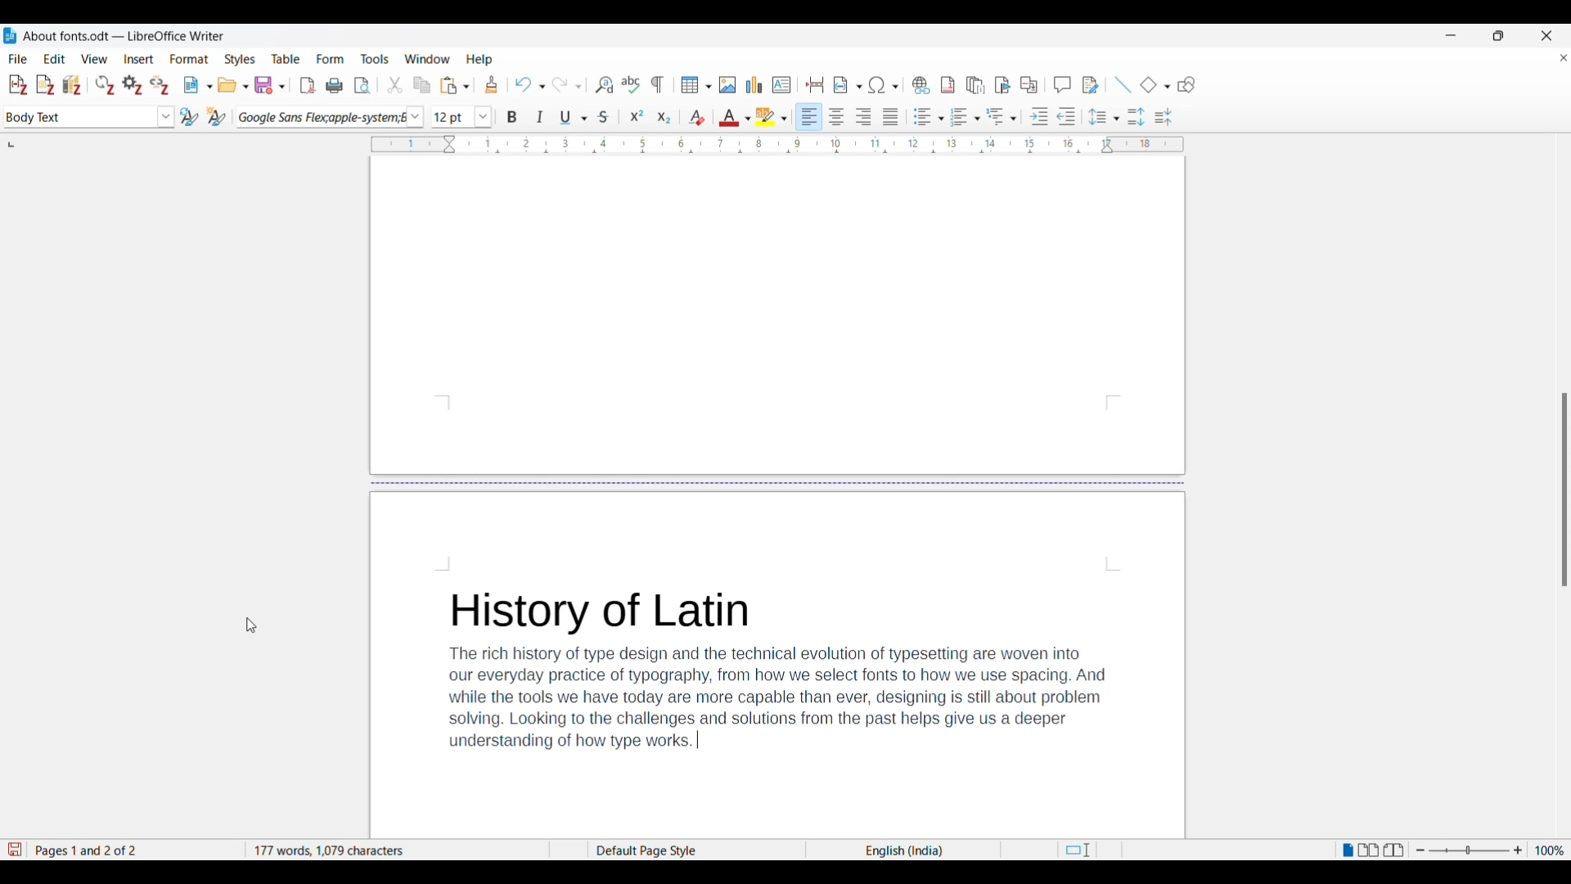  What do you see at coordinates (124, 36) in the screenshot?
I see `About fonts.odt- LibreOffice Writer` at bounding box center [124, 36].